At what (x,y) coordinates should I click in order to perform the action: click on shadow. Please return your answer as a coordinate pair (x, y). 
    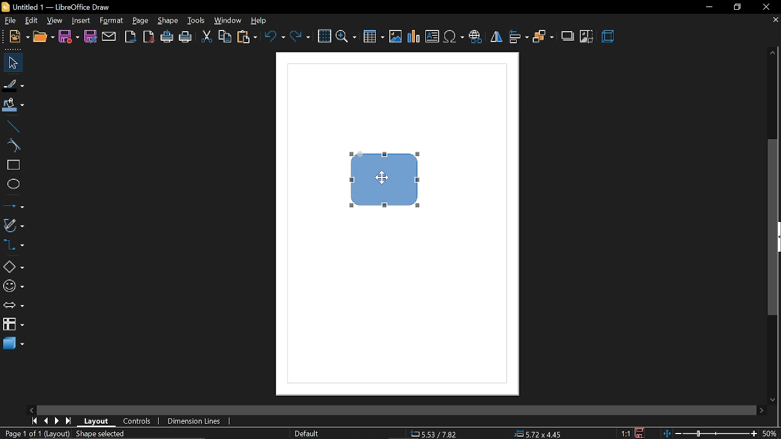
    Looking at the image, I should click on (567, 37).